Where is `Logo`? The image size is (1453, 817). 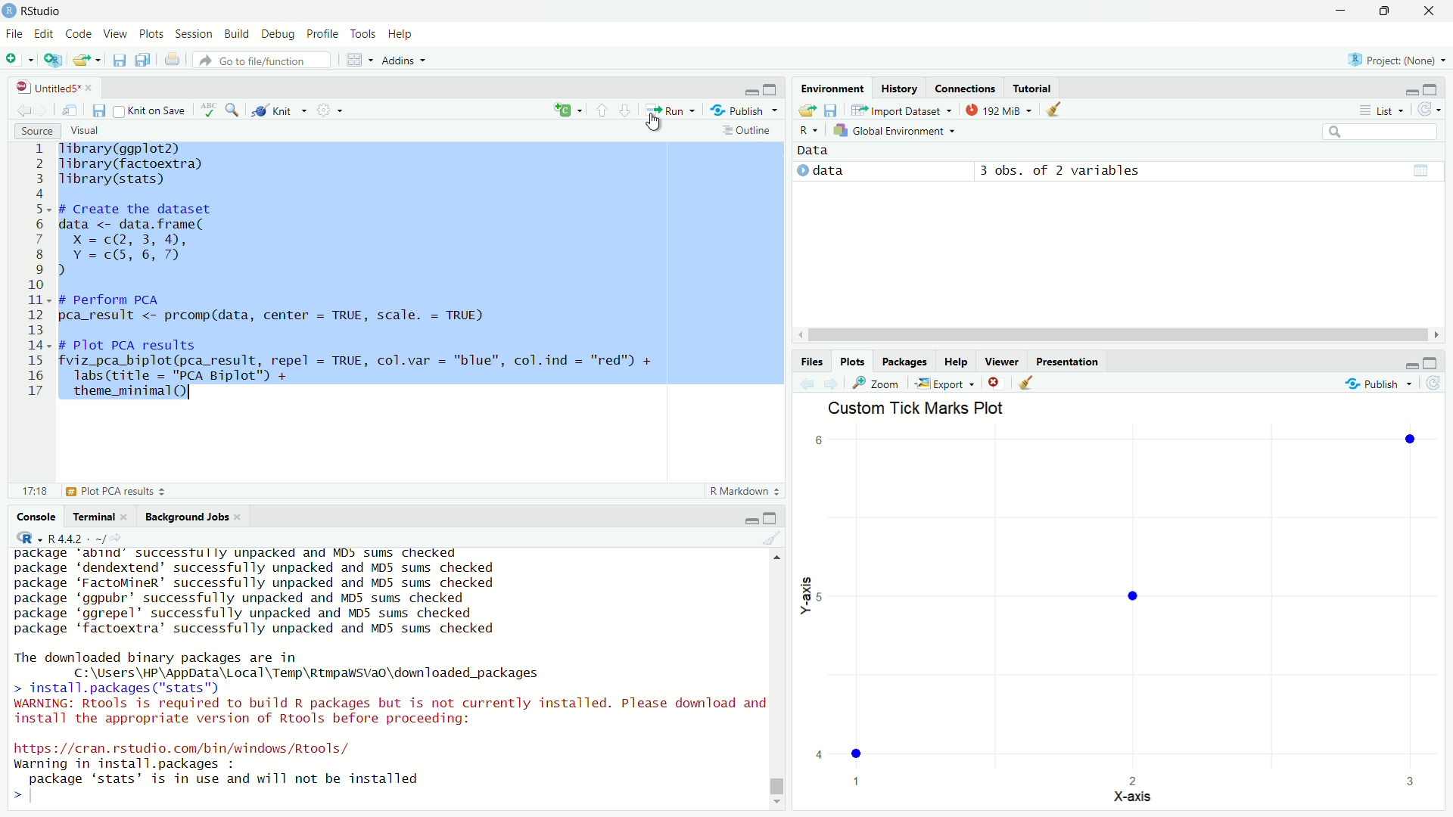 Logo is located at coordinates (10, 11).